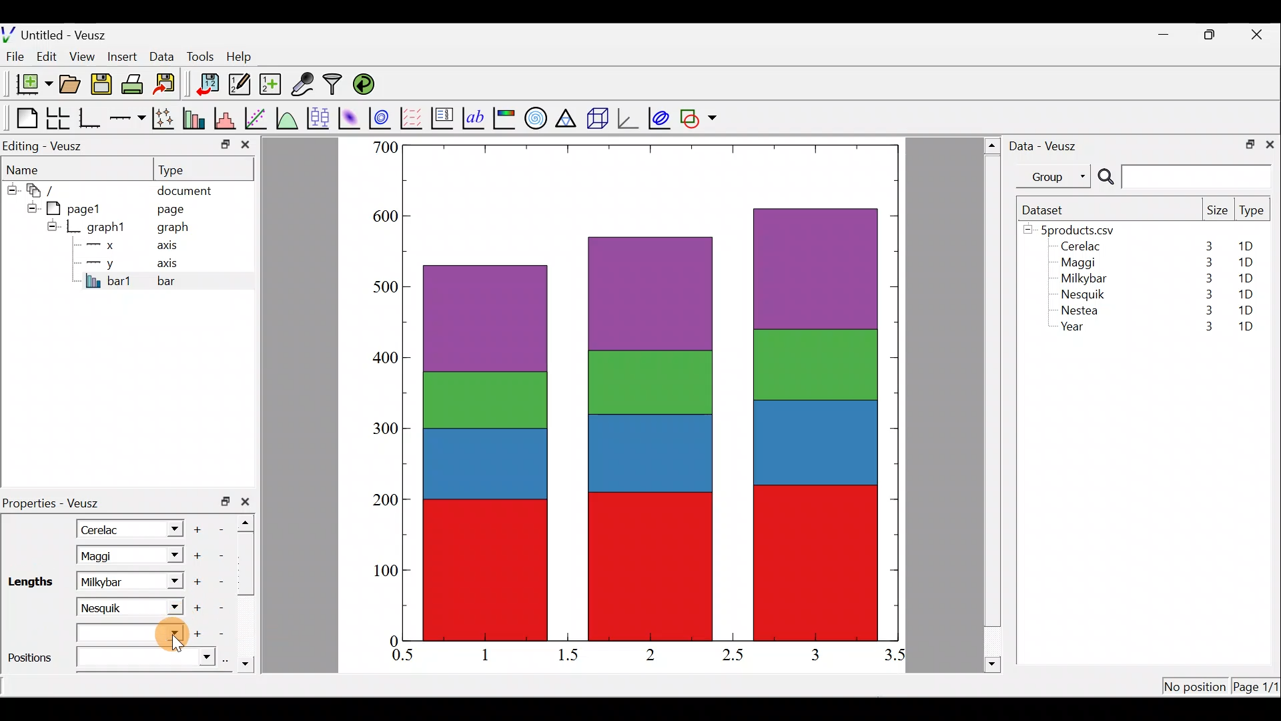 The image size is (1281, 721). I want to click on Length dropdown, so click(171, 555).